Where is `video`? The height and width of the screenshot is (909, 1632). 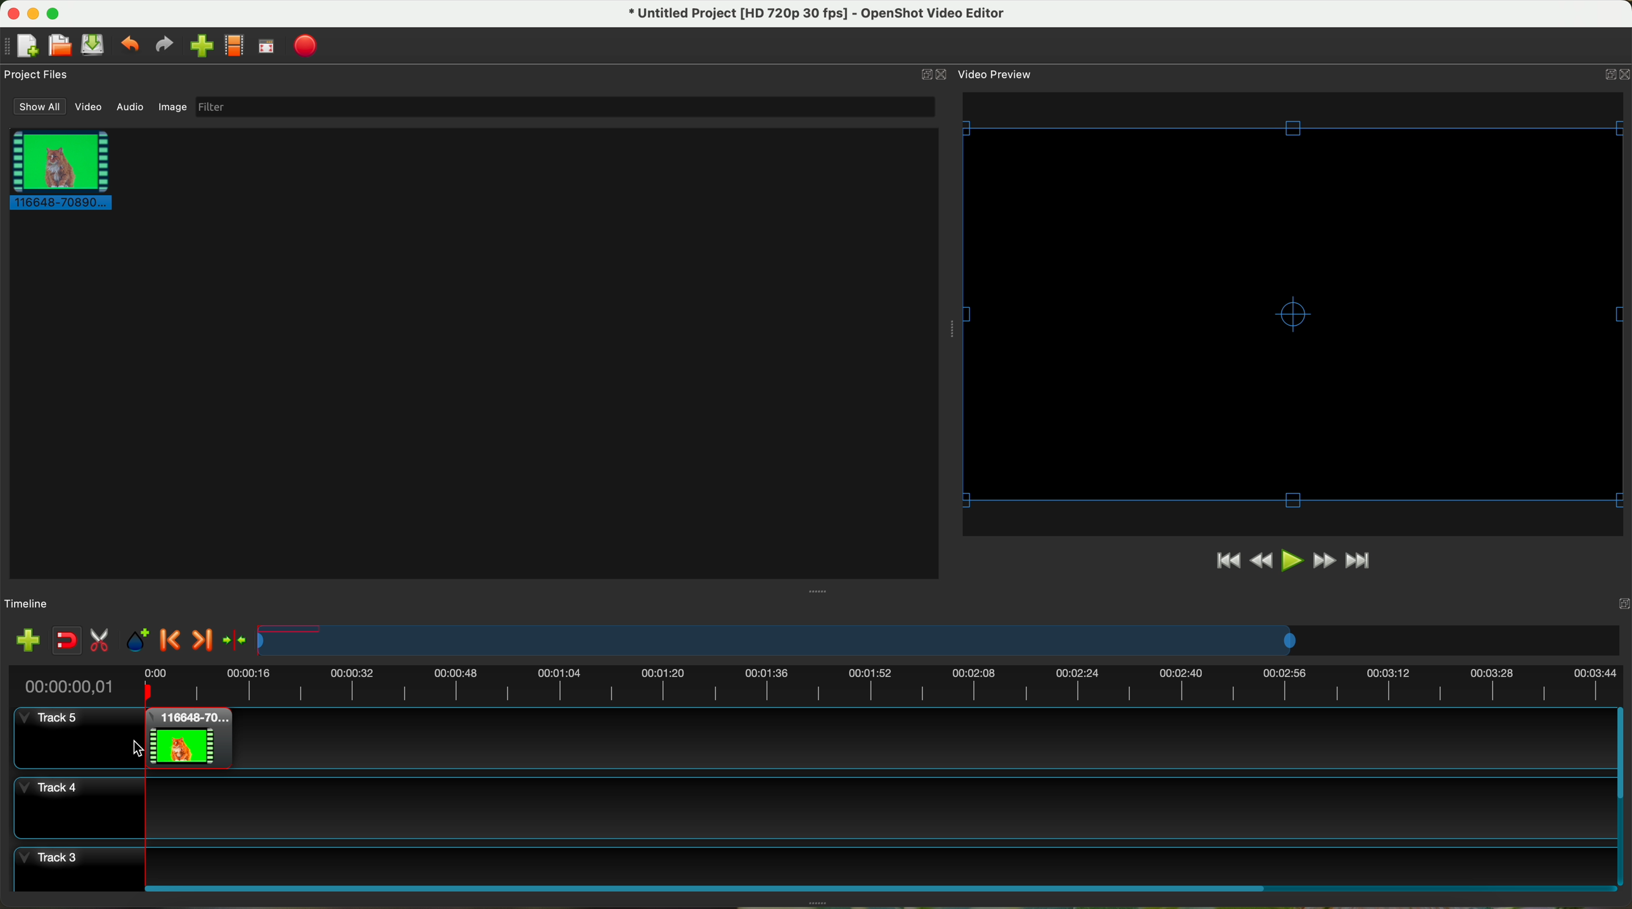
video is located at coordinates (89, 107).